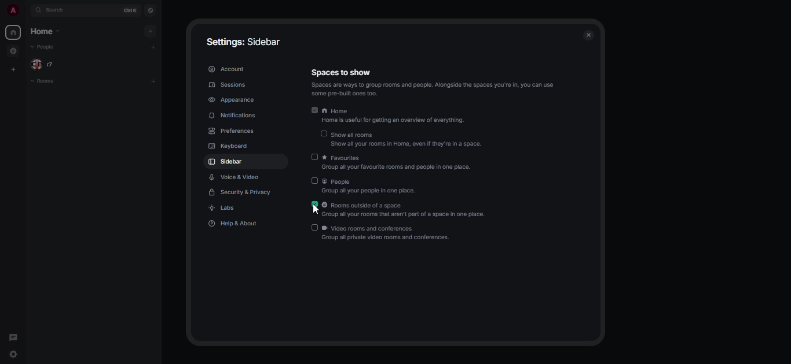 Image resolution: width=791 pixels, height=364 pixels. What do you see at coordinates (387, 228) in the screenshot?
I see `video rooms and conferences.` at bounding box center [387, 228].